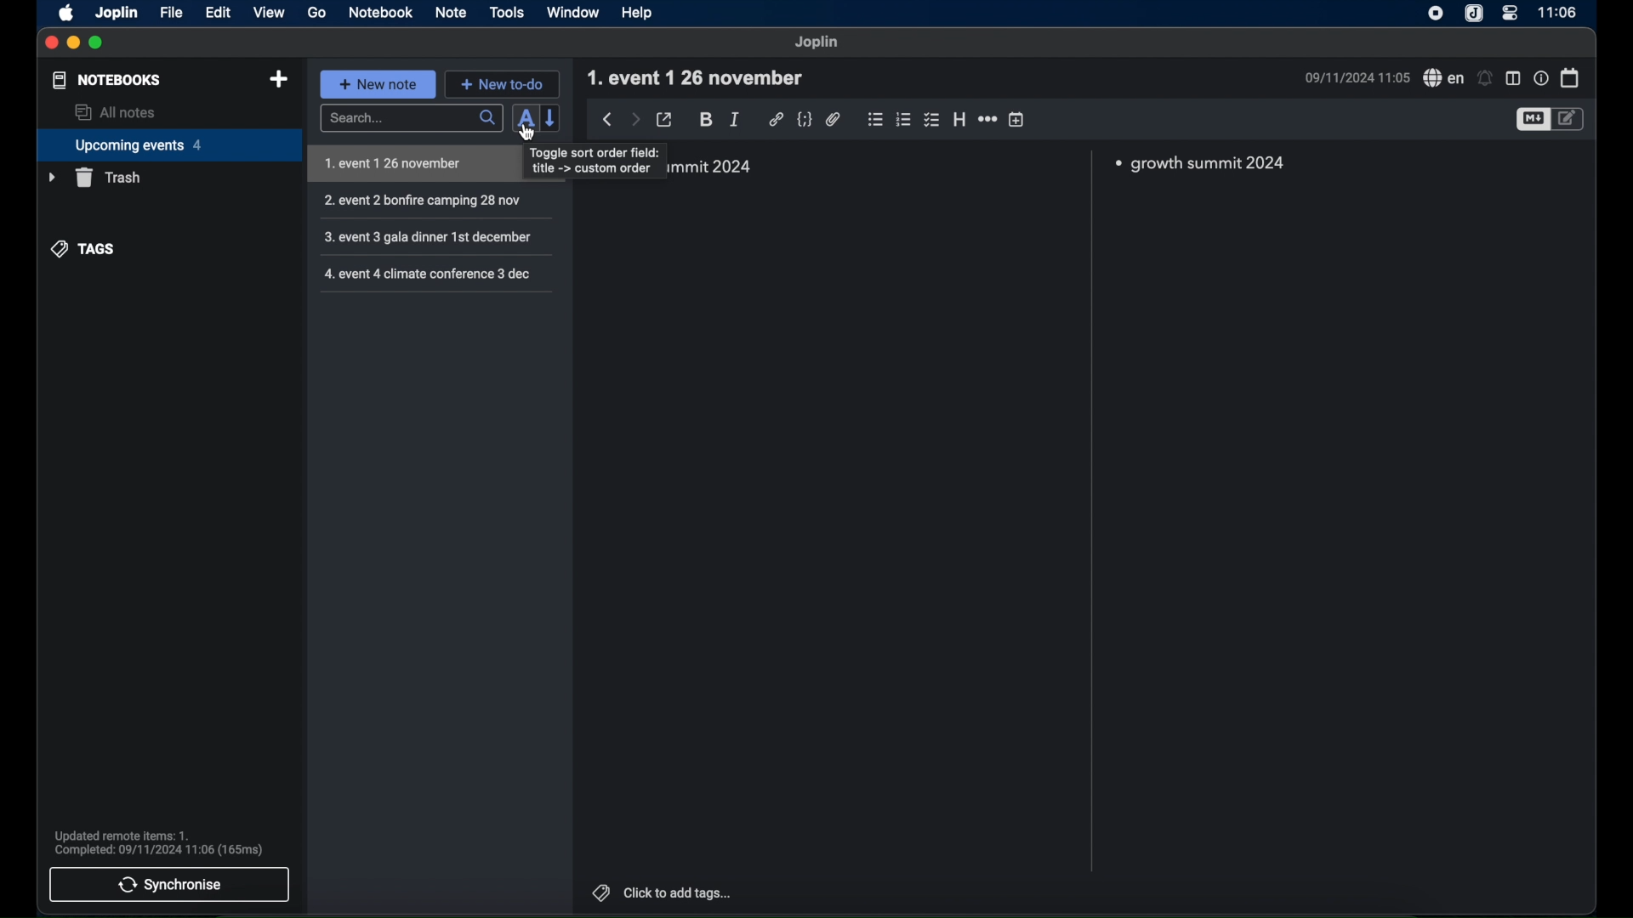 The width and height of the screenshot is (1633, 918). I want to click on attach file, so click(834, 121).